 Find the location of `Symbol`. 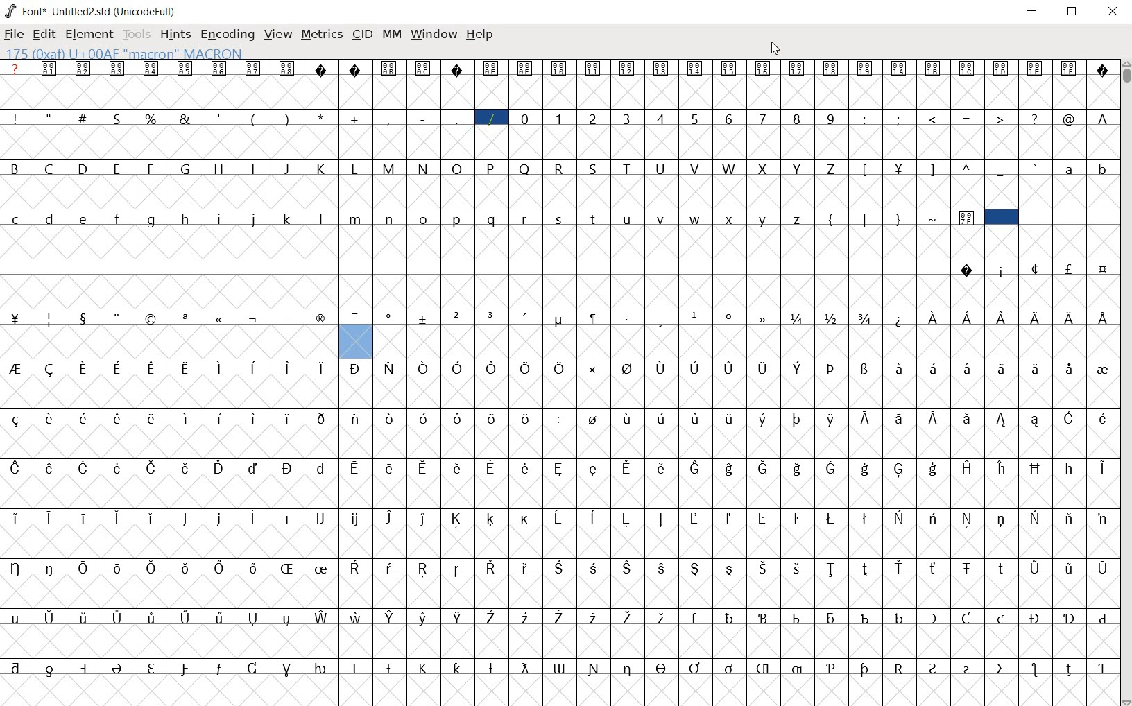

Symbol is located at coordinates (629, 617).